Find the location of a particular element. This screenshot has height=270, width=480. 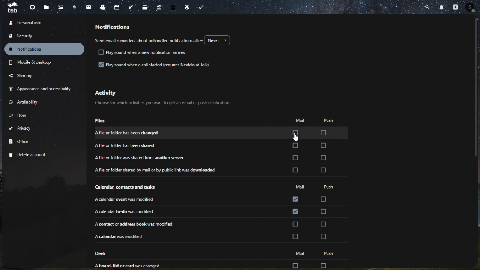

check box is located at coordinates (295, 157).